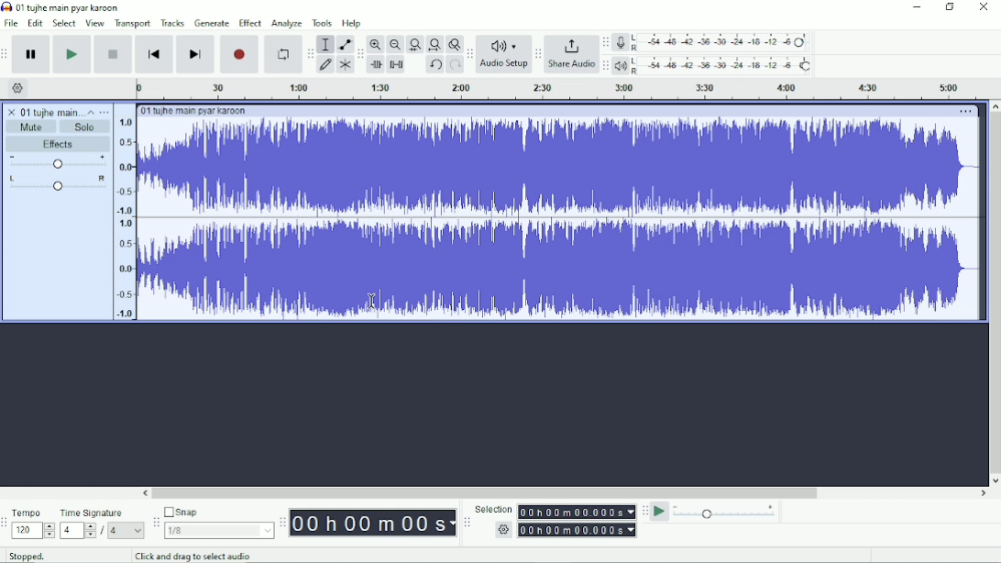 The width and height of the screenshot is (1001, 563). Describe the element at coordinates (213, 24) in the screenshot. I see `Generate` at that location.